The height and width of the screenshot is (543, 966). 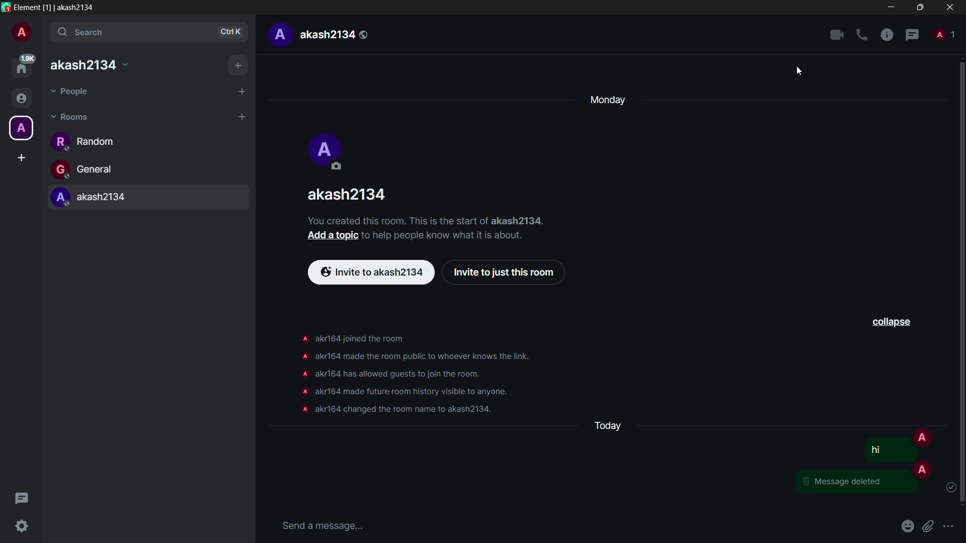 What do you see at coordinates (887, 36) in the screenshot?
I see `room info` at bounding box center [887, 36].